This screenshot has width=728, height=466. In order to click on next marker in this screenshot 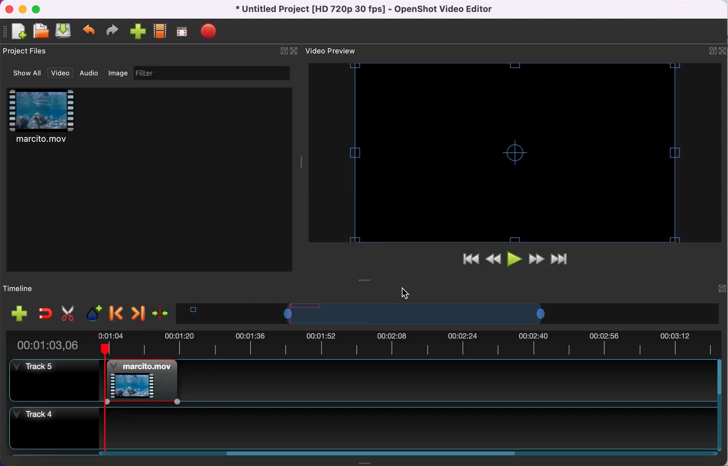, I will do `click(137, 314)`.